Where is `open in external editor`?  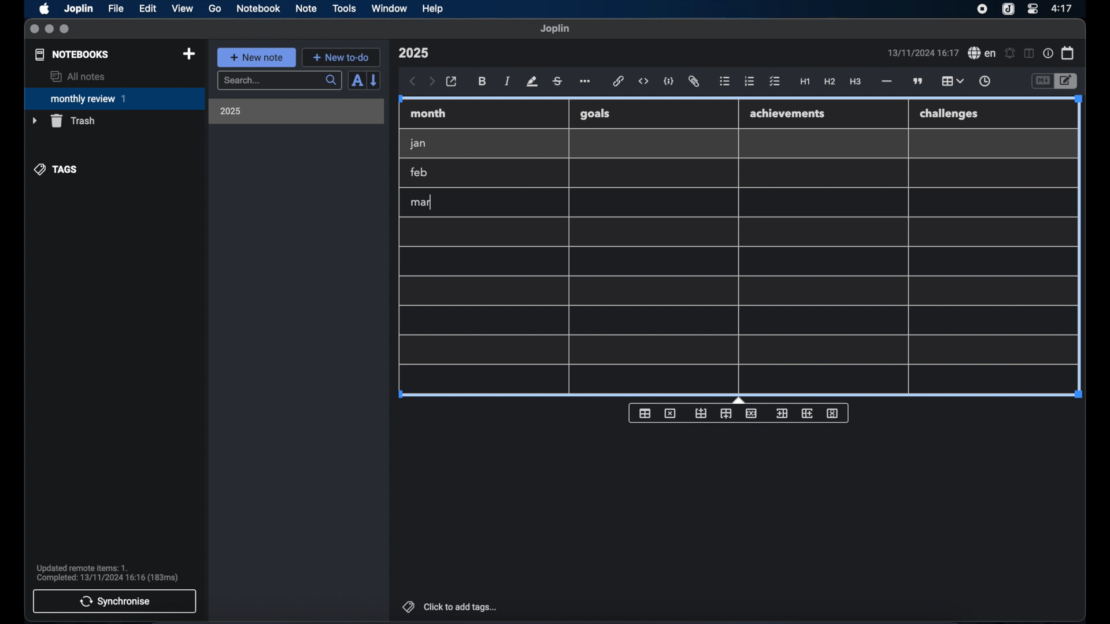
open in external editor is located at coordinates (452, 82).